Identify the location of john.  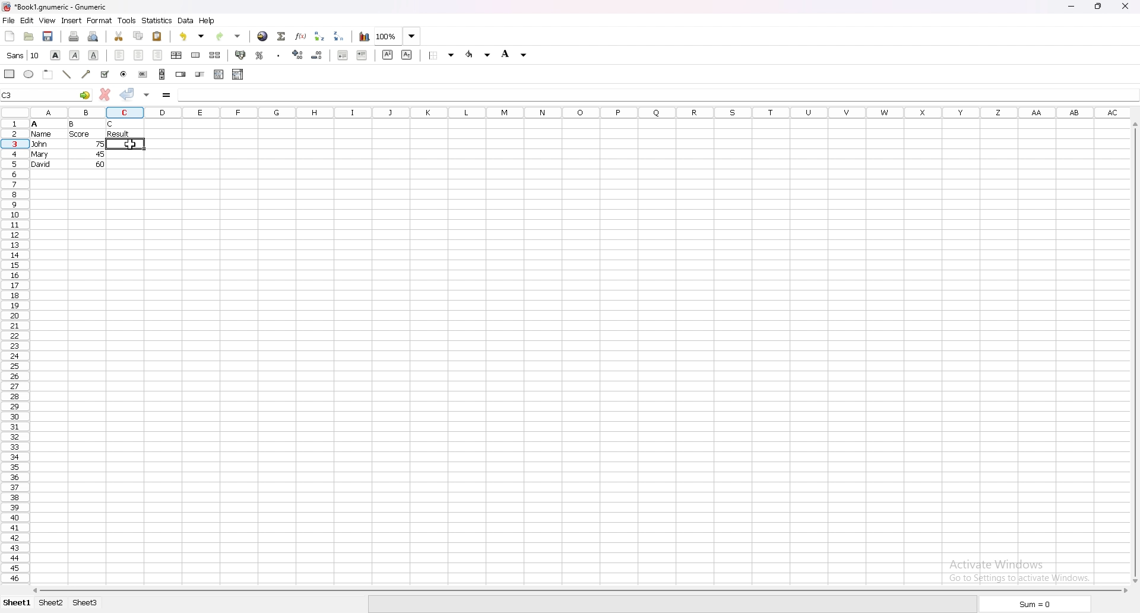
(39, 144).